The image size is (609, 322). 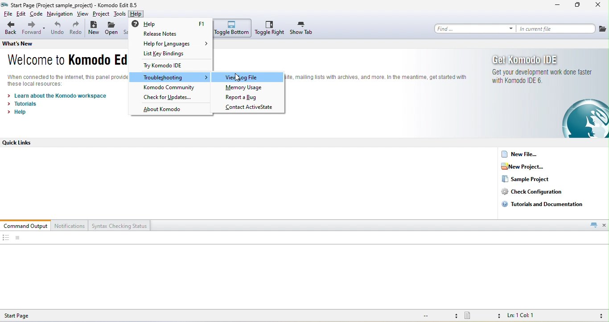 I want to click on minimize, so click(x=557, y=6).